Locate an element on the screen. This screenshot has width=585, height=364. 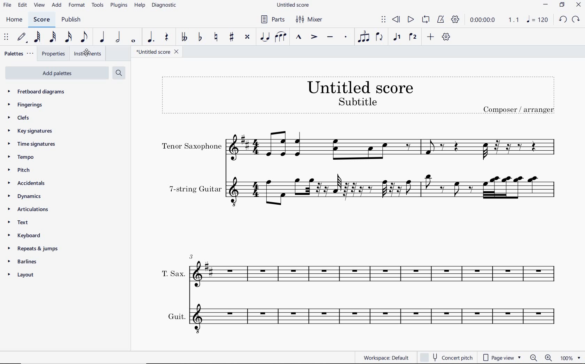
HELP is located at coordinates (139, 6).